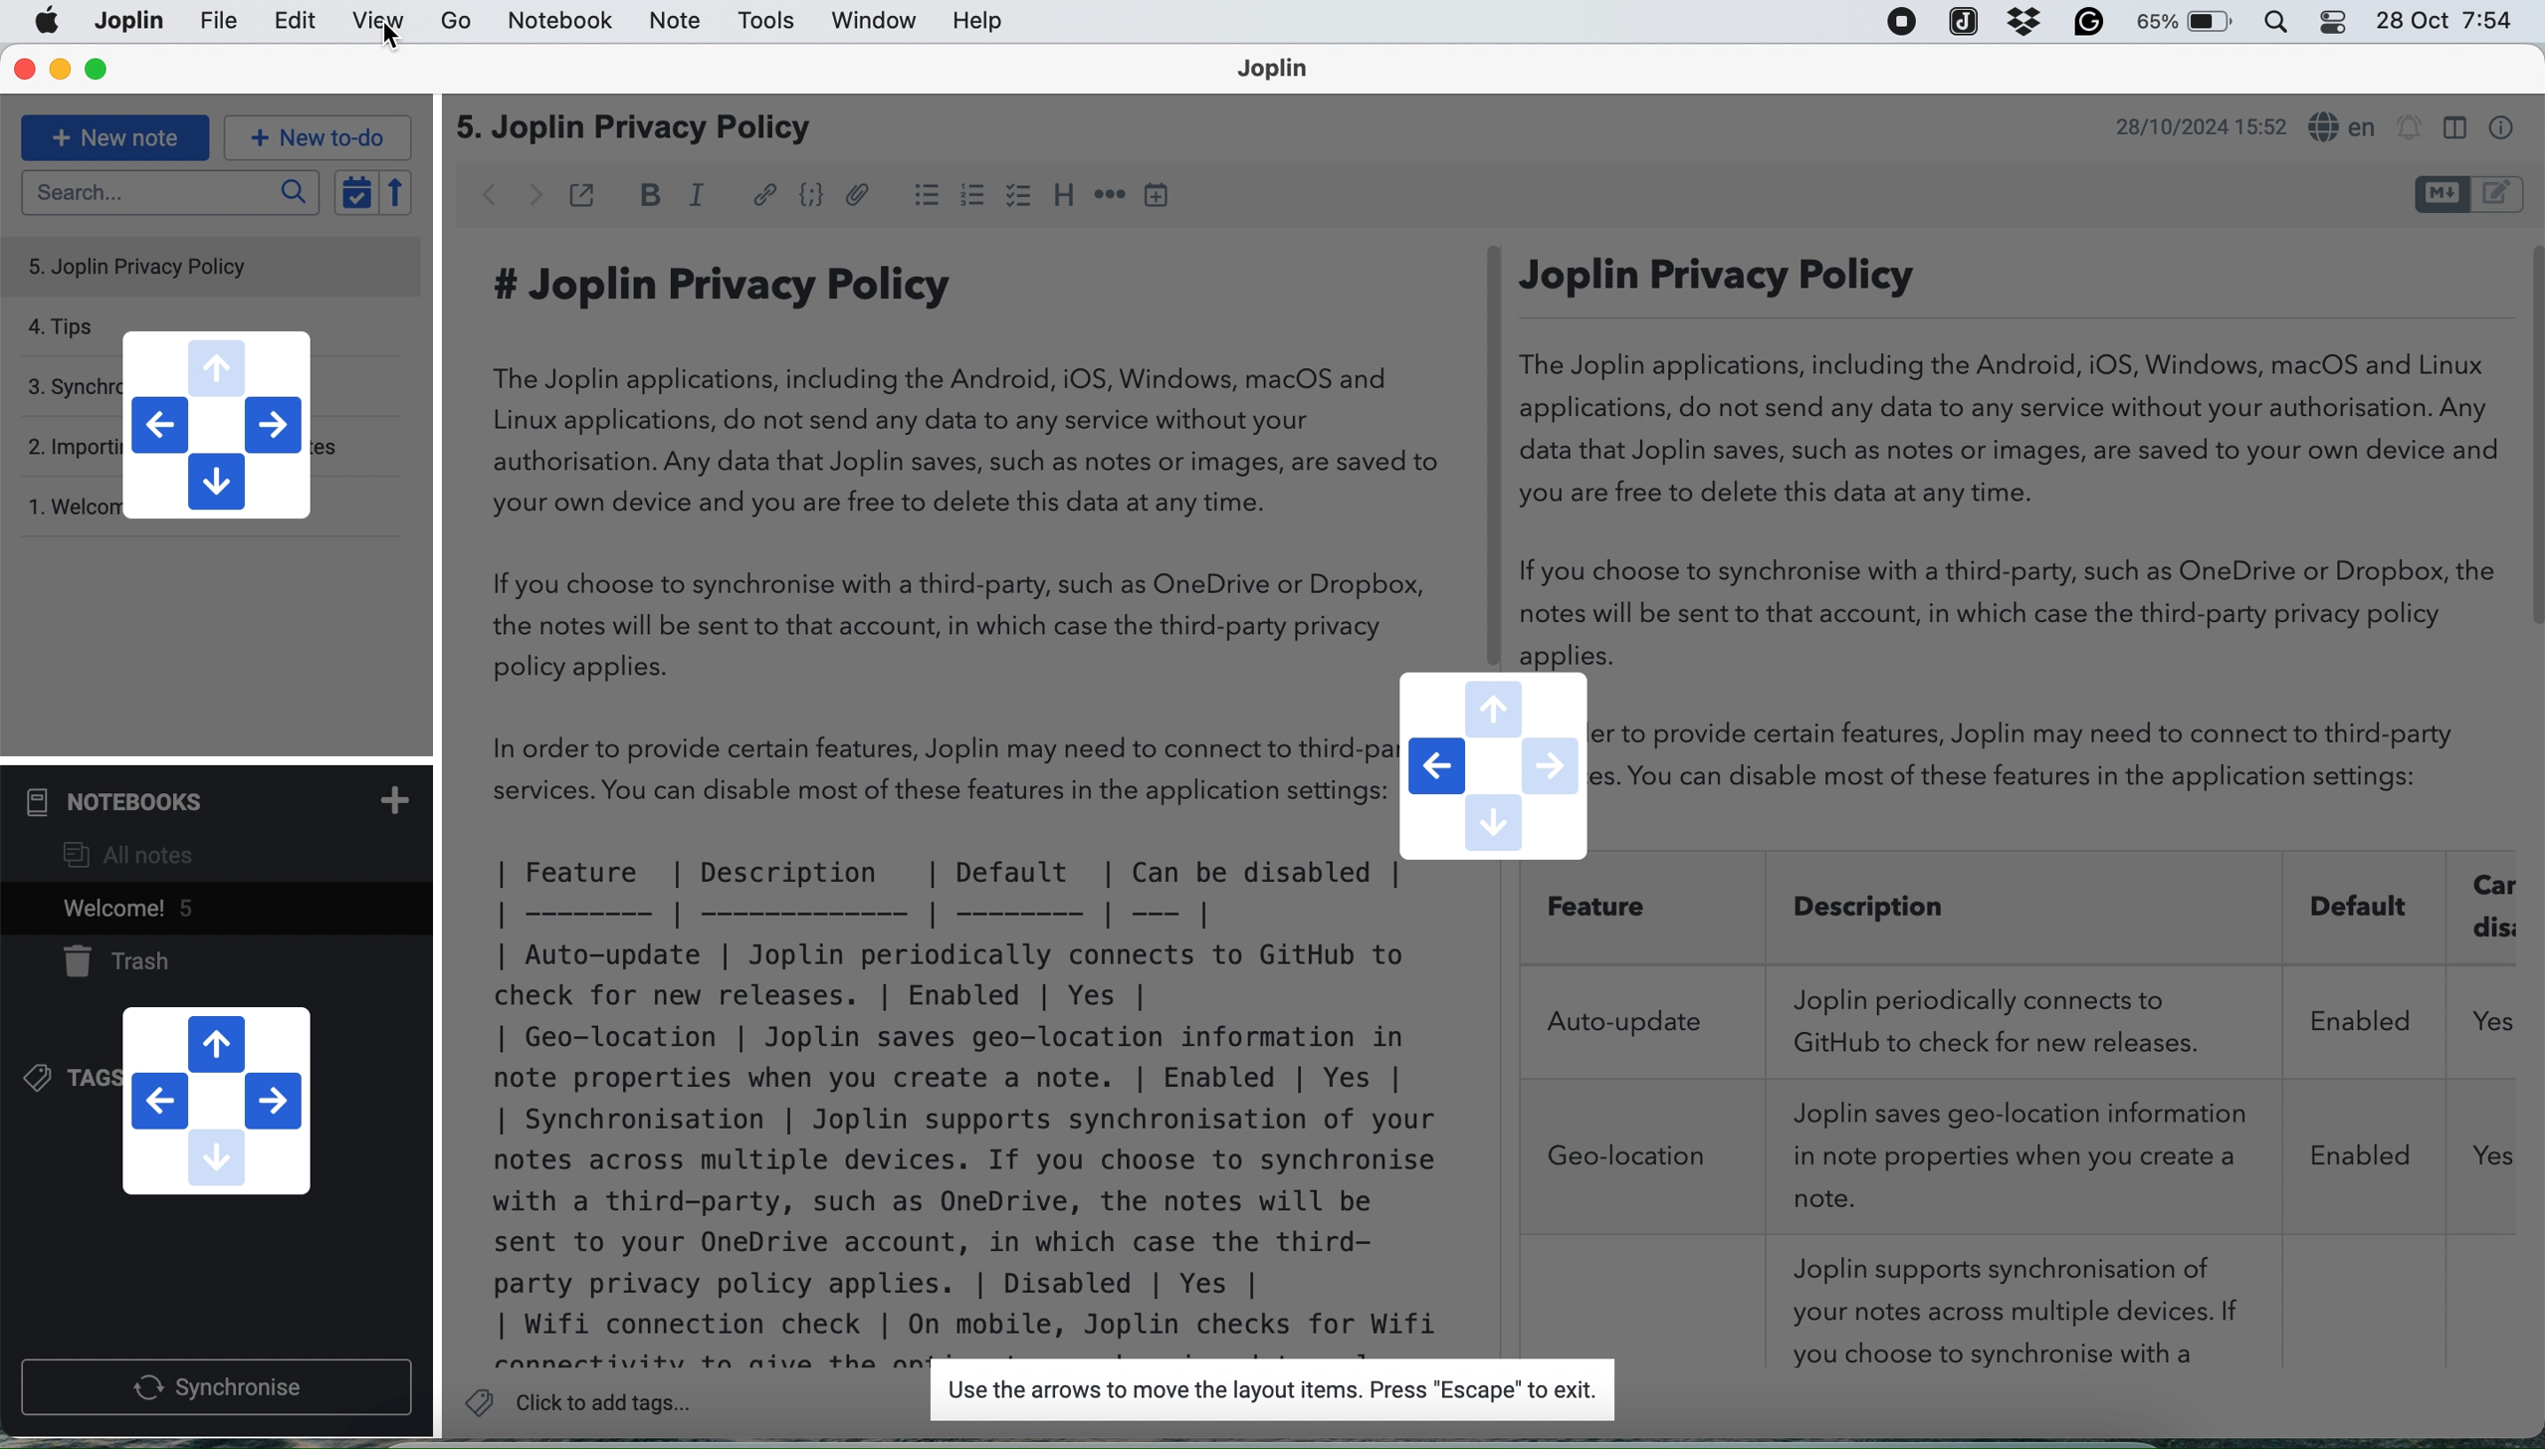 The width and height of the screenshot is (2545, 1449). What do you see at coordinates (1285, 72) in the screenshot?
I see `Joplin` at bounding box center [1285, 72].